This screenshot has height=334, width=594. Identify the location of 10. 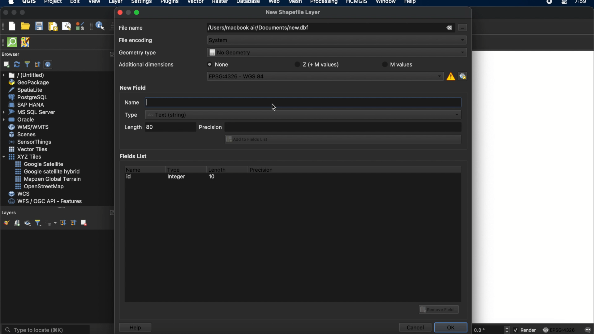
(211, 178).